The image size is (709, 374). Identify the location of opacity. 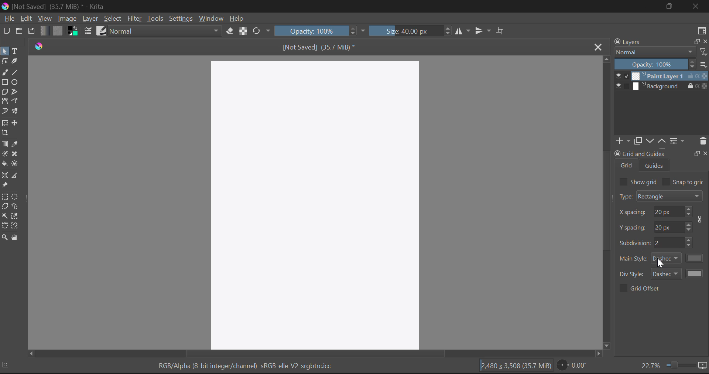
(655, 64).